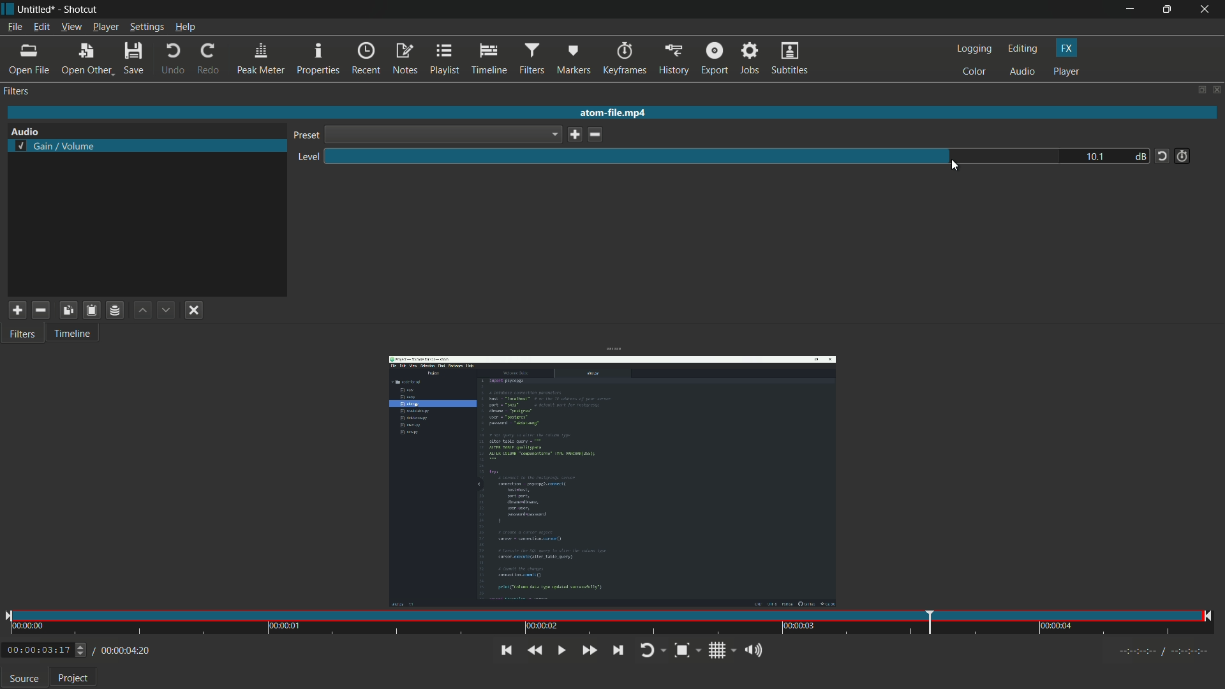 This screenshot has width=1225, height=689. Describe the element at coordinates (30, 59) in the screenshot. I see `open file` at that location.